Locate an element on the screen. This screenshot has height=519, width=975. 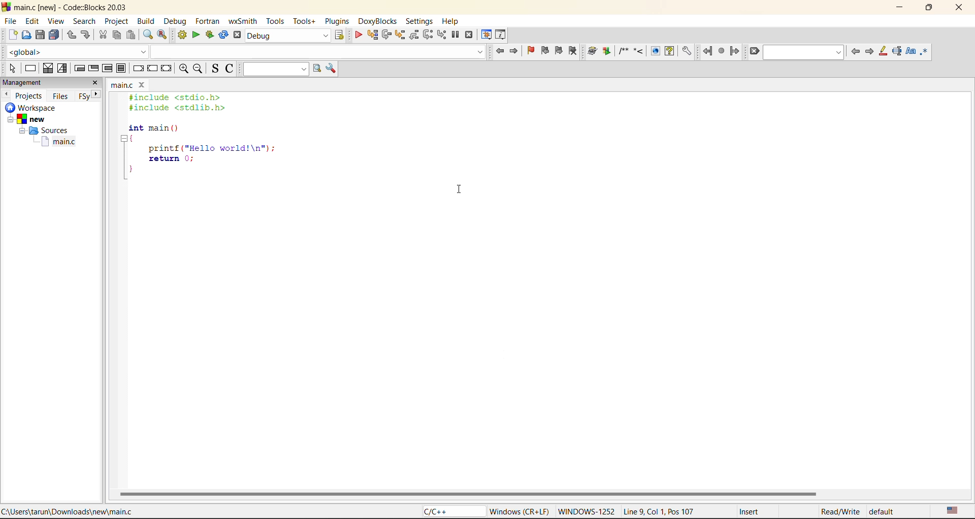
files is located at coordinates (61, 96).